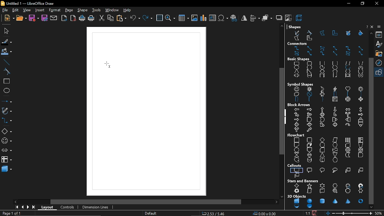 The height and width of the screenshot is (216, 384). I want to click on extract, so click(322, 155).